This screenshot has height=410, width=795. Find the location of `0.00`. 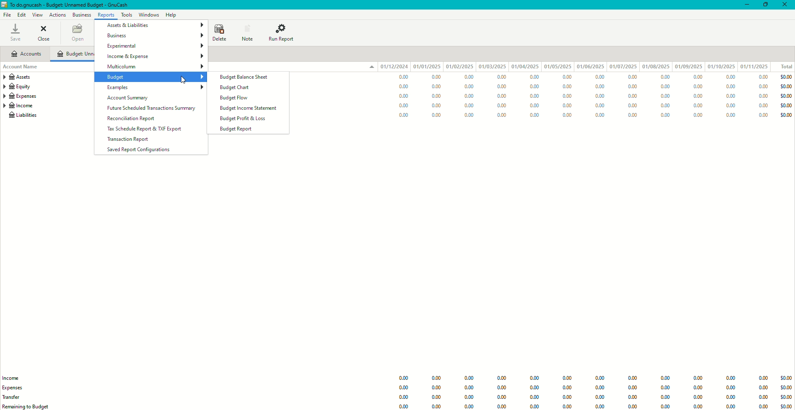

0.00 is located at coordinates (438, 398).